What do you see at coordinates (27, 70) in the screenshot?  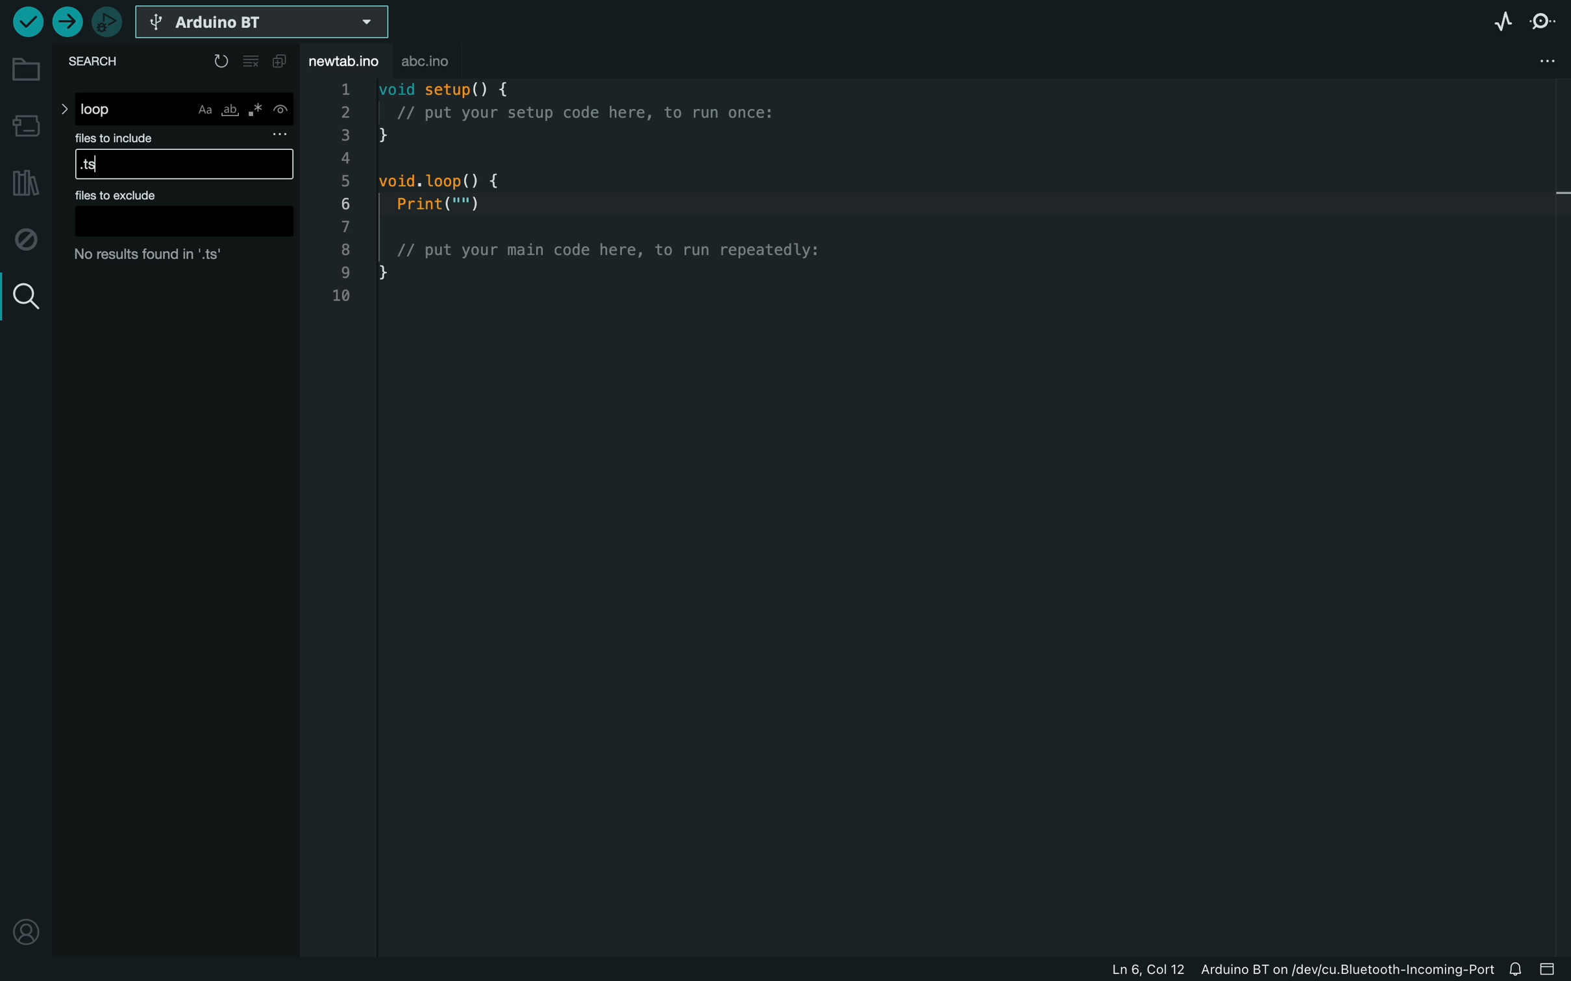 I see `folder` at bounding box center [27, 70].